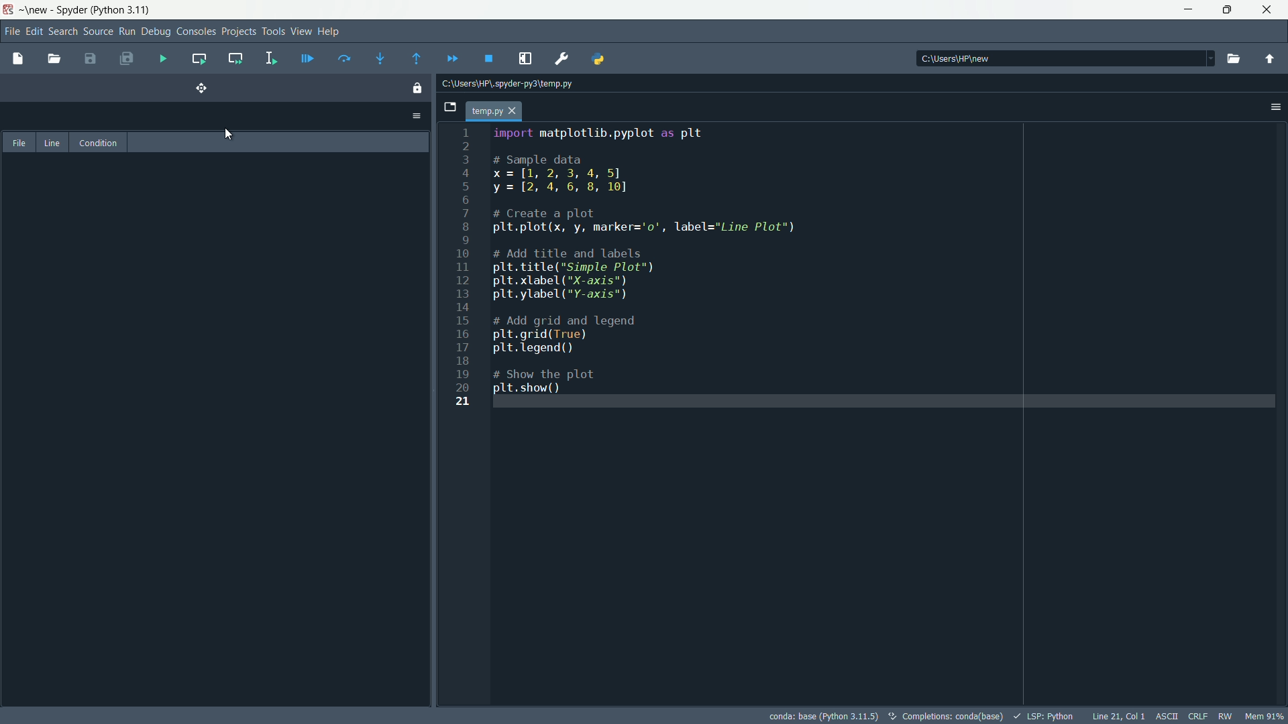  Describe the element at coordinates (1271, 60) in the screenshot. I see `parent directory` at that location.